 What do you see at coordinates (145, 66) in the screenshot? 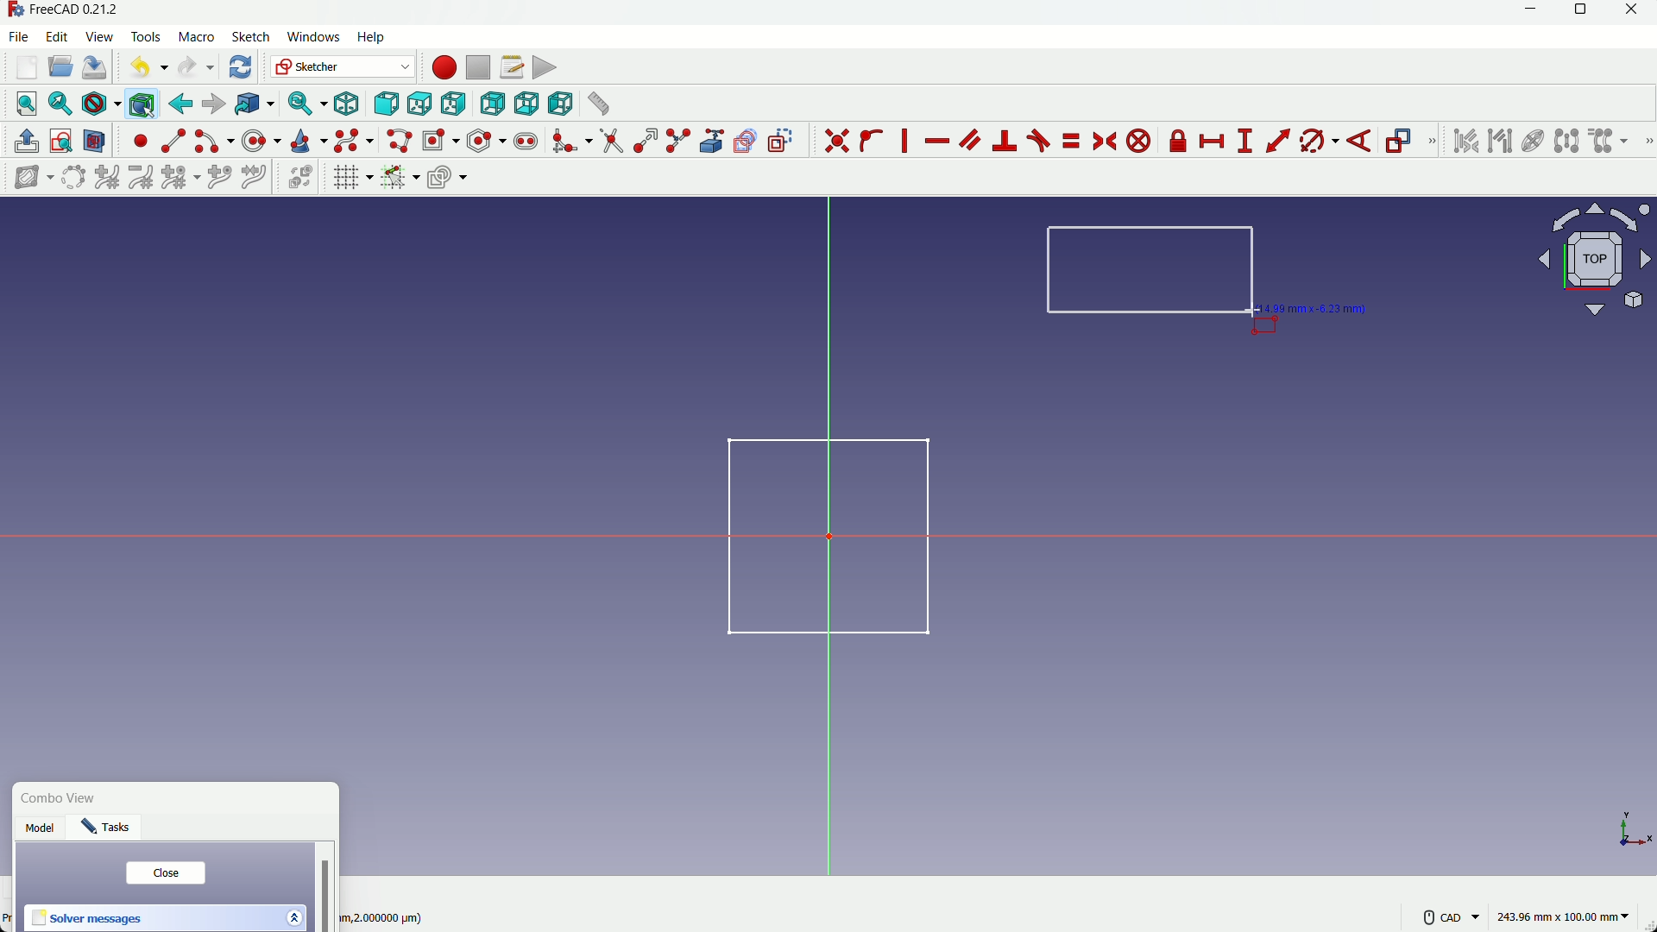
I see `undo` at bounding box center [145, 66].